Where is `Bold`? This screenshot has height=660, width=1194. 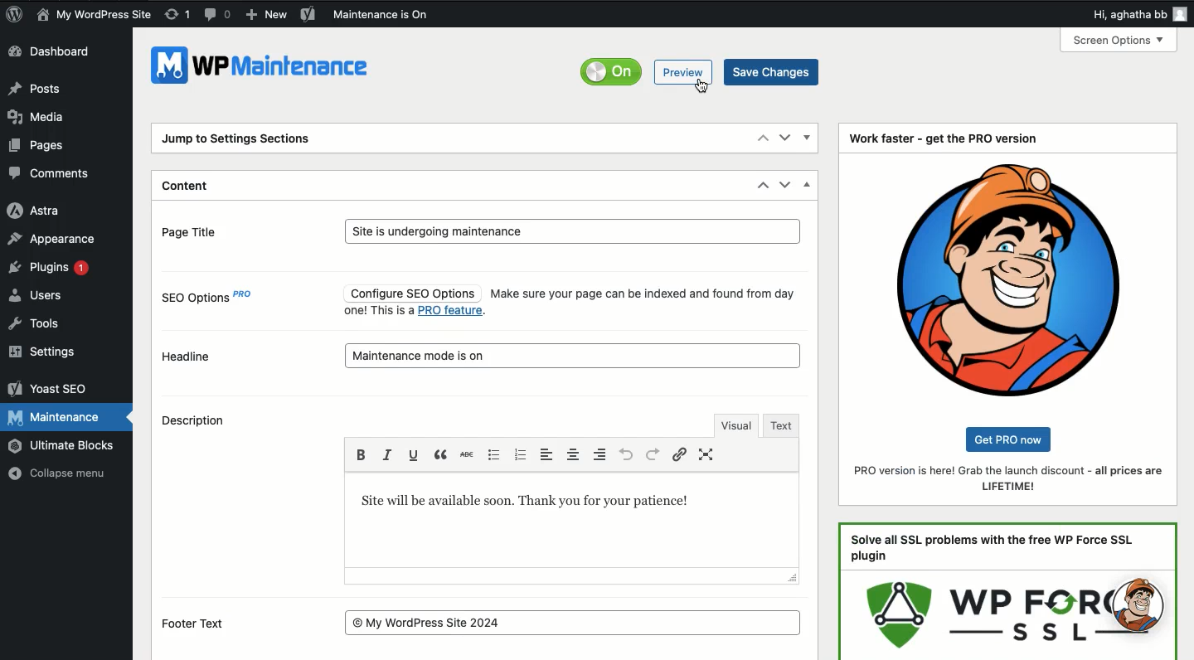 Bold is located at coordinates (364, 453).